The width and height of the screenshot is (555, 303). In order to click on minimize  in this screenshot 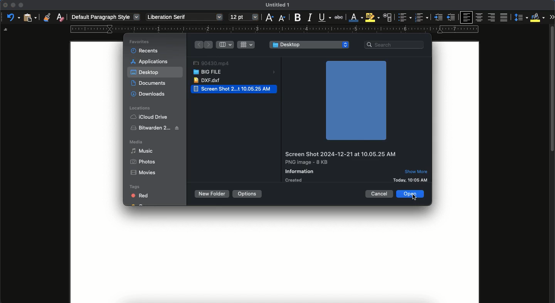, I will do `click(13, 5)`.